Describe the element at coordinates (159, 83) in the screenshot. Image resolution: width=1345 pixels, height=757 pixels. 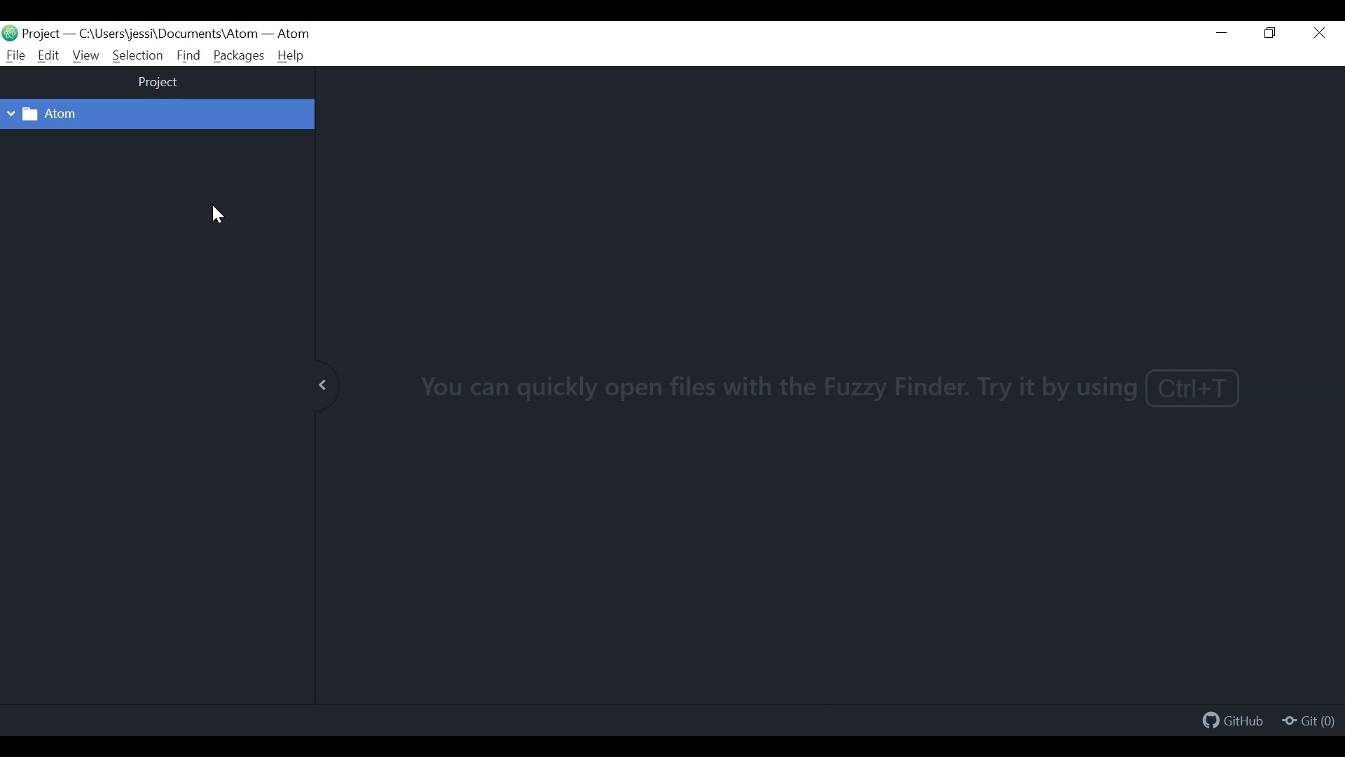
I see `project` at that location.